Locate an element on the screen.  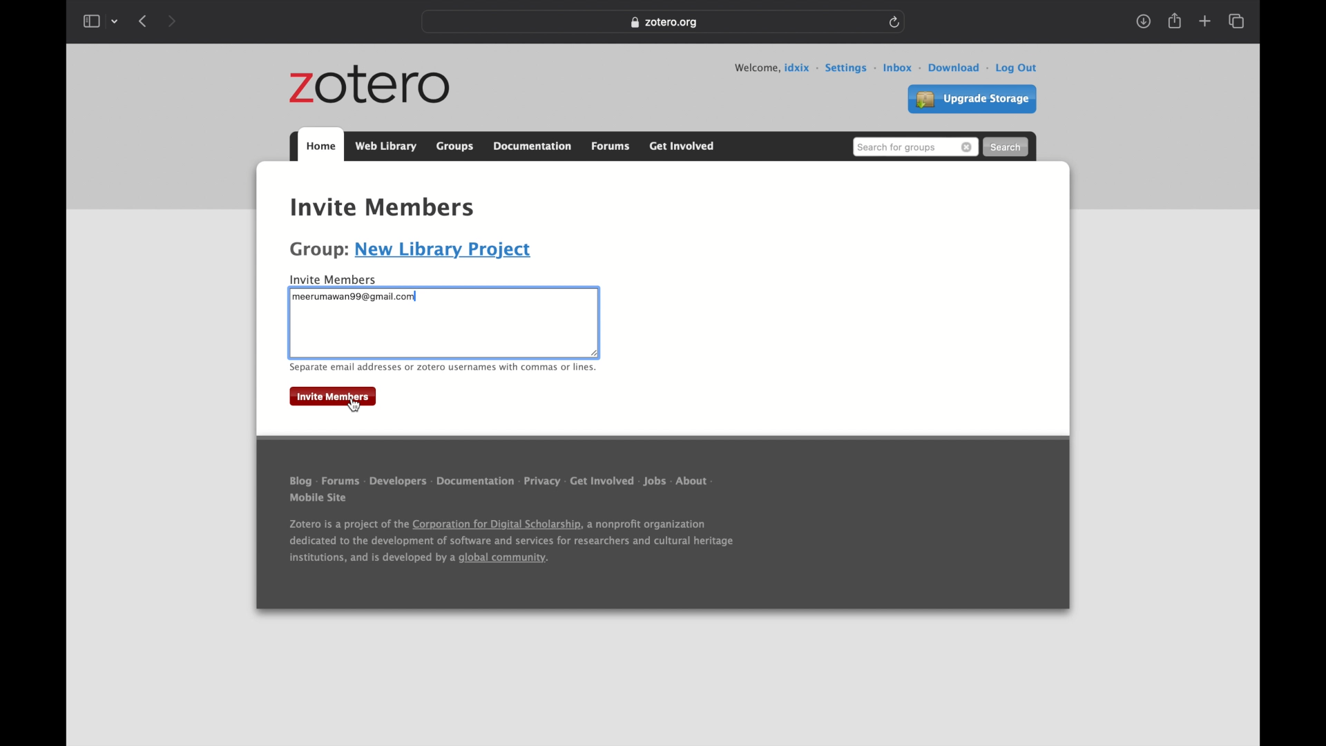
show tab overview is located at coordinates (1236, 21).